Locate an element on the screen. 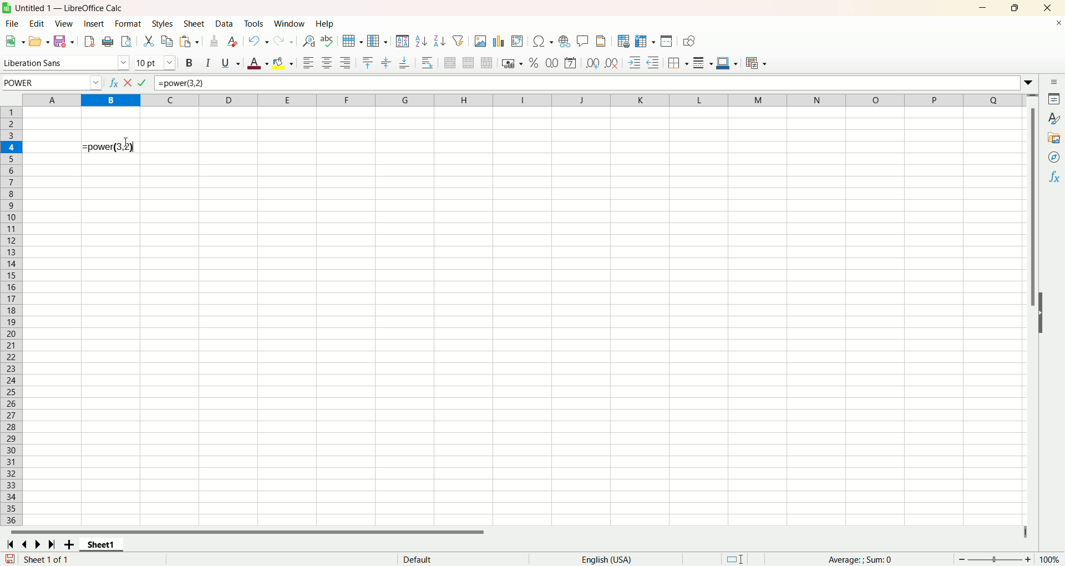  insert hyperlink is located at coordinates (564, 43).